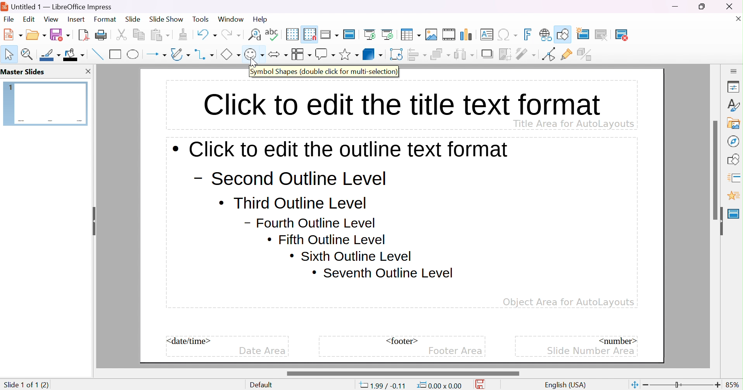 The height and width of the screenshot is (390, 743). I want to click on duplicate slide, so click(607, 35).